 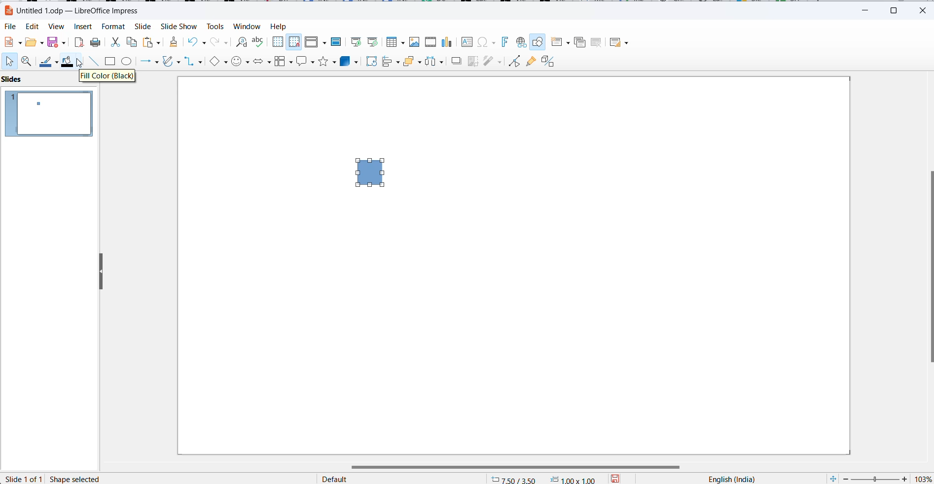 I want to click on redo, so click(x=220, y=42).